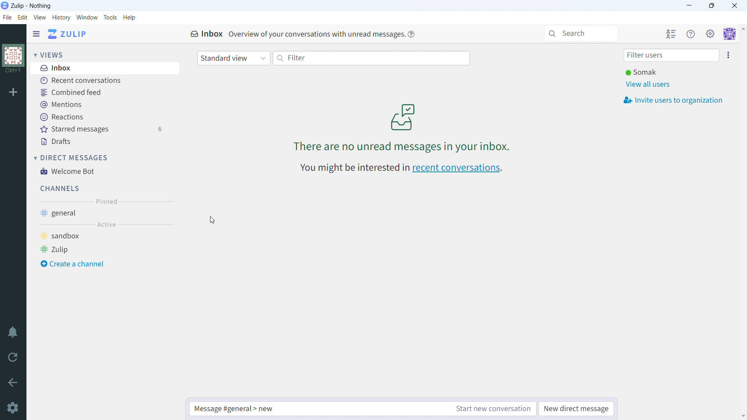 The width and height of the screenshot is (747, 420). I want to click on reload, so click(13, 357).